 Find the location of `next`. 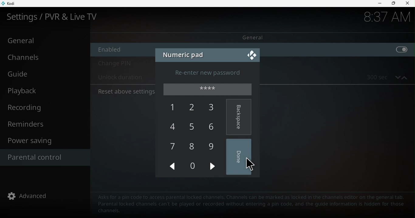

next is located at coordinates (213, 165).